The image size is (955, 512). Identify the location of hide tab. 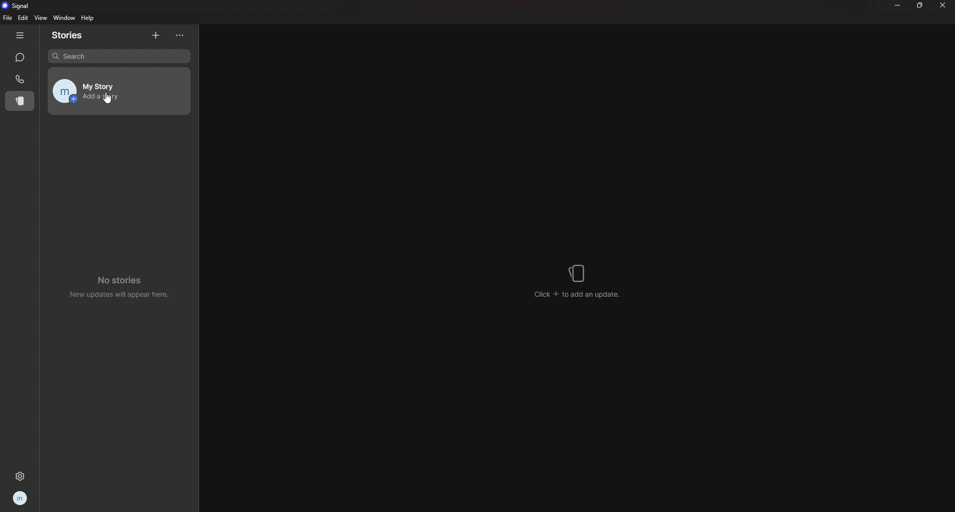
(20, 35).